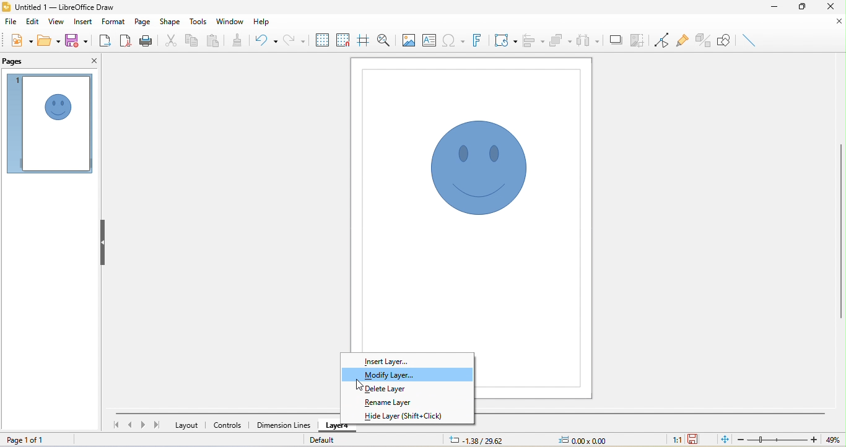 This screenshot has height=447, width=846. What do you see at coordinates (21, 42) in the screenshot?
I see `new` at bounding box center [21, 42].